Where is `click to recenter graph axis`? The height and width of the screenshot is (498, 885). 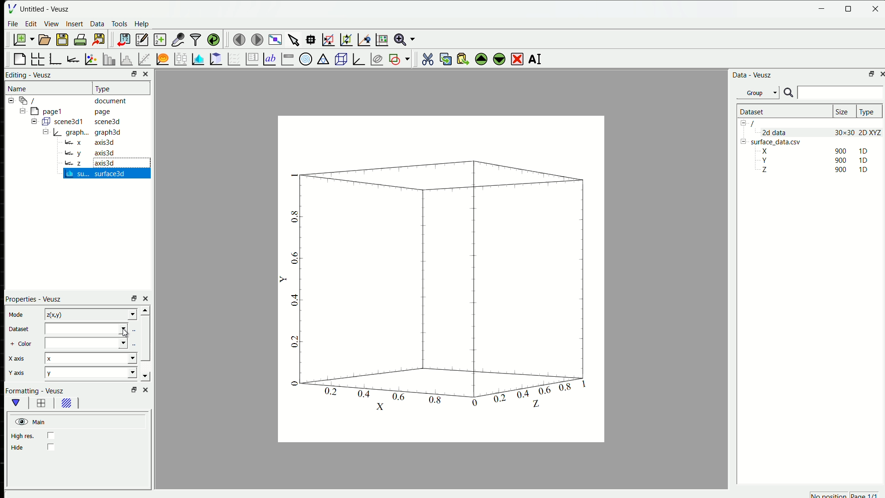 click to recenter graph axis is located at coordinates (365, 40).